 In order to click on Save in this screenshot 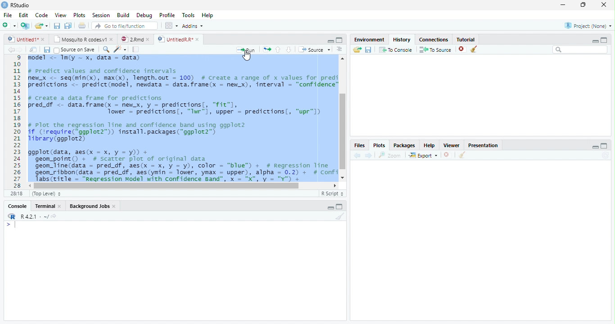, I will do `click(368, 51)`.